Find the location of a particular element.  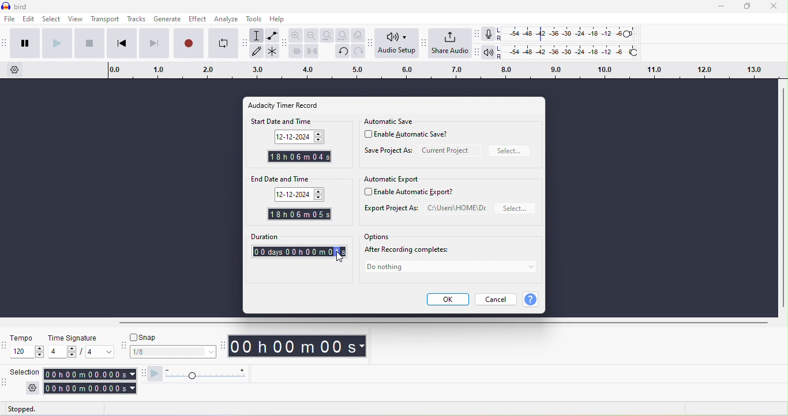

time is located at coordinates (301, 346).